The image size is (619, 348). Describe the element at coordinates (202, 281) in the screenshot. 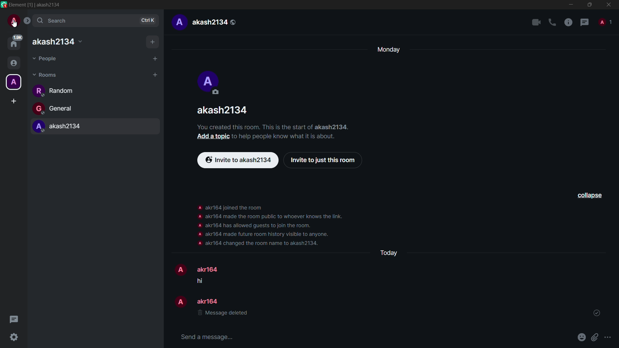

I see `message` at that location.